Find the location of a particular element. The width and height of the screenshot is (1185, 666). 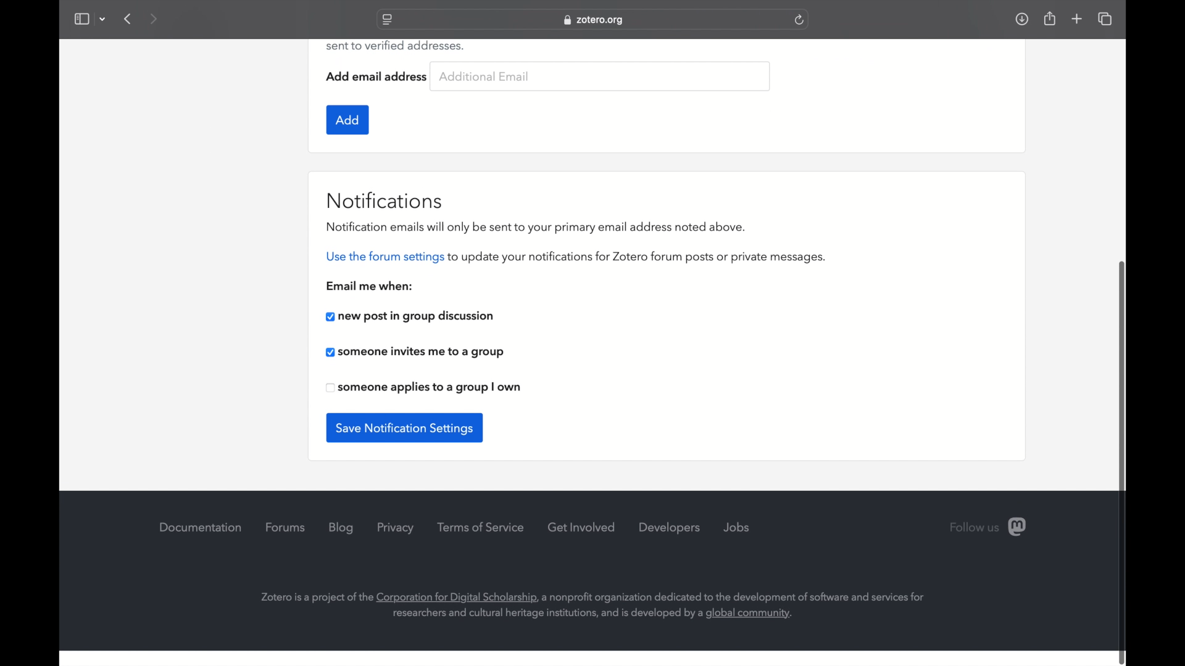

additional email is located at coordinates (485, 76).